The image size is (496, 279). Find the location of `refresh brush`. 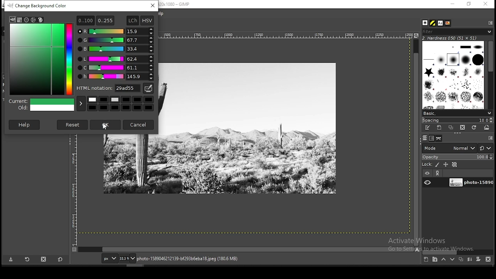

refresh brush is located at coordinates (474, 127).